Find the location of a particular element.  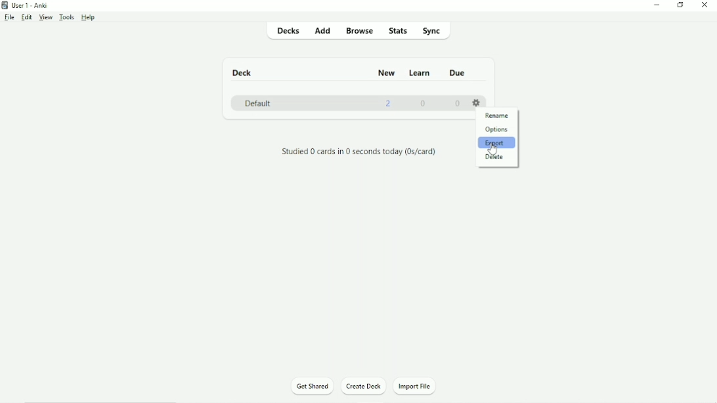

Due is located at coordinates (460, 72).